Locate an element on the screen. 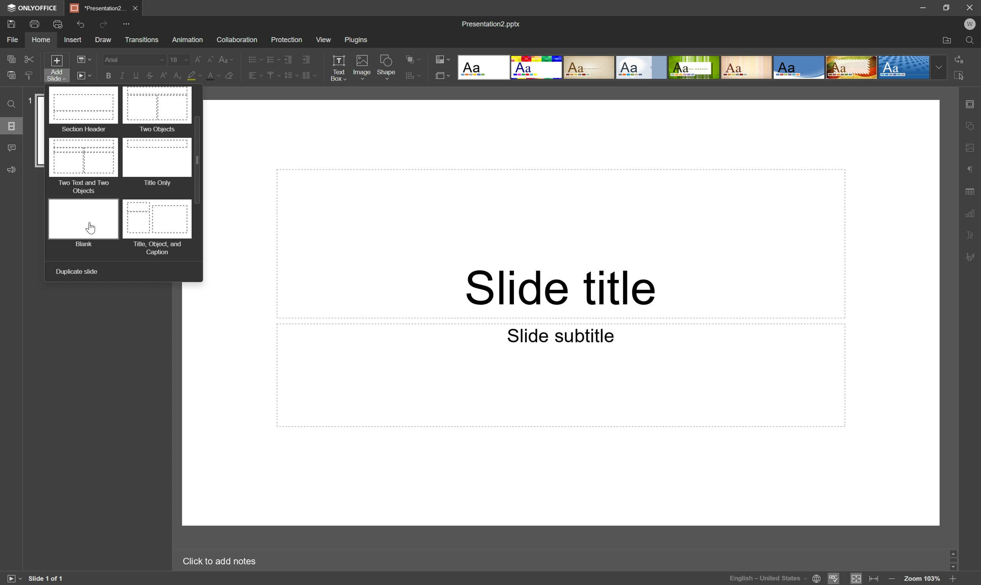 This screenshot has width=981, height=585. Select slide layout is located at coordinates (443, 75).